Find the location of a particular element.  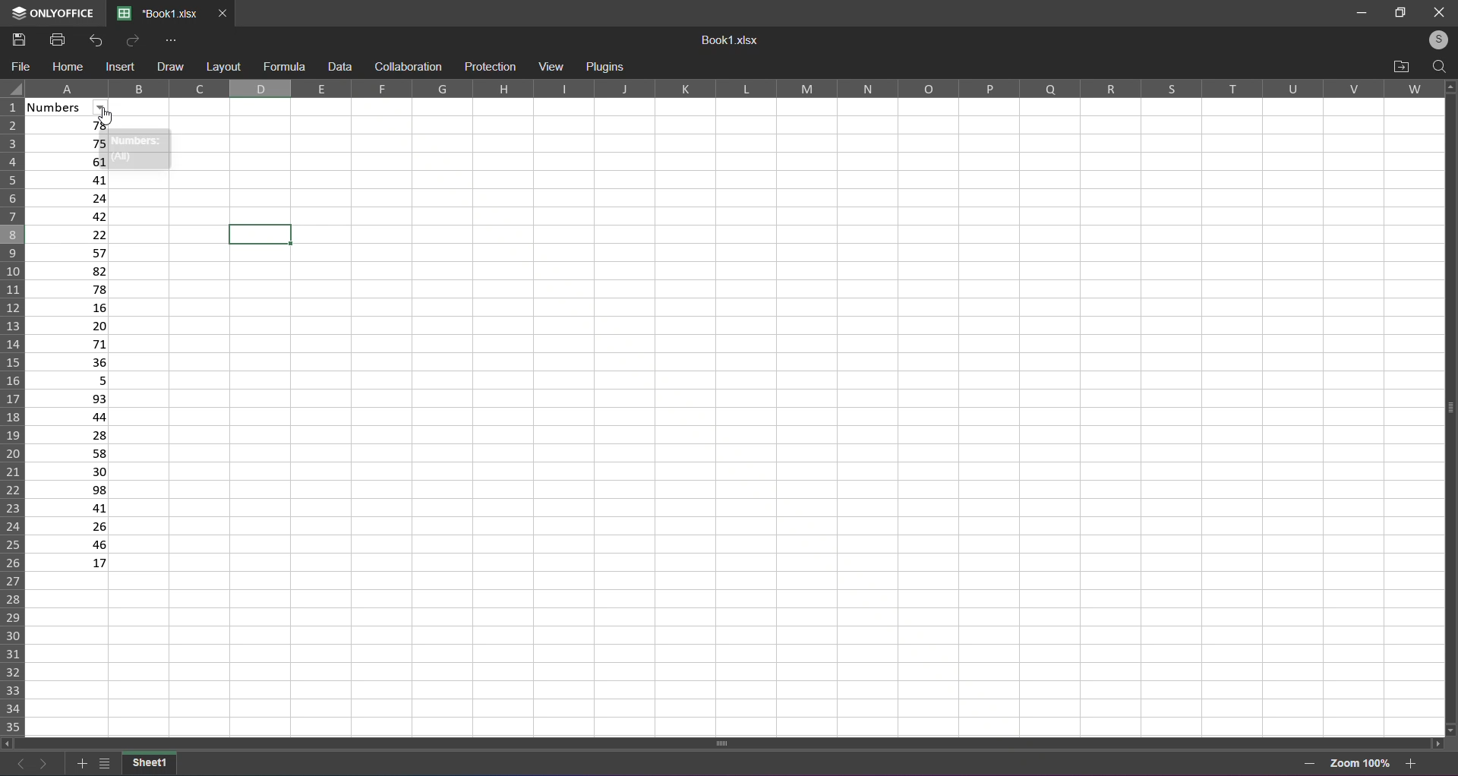

22 is located at coordinates (71, 233).